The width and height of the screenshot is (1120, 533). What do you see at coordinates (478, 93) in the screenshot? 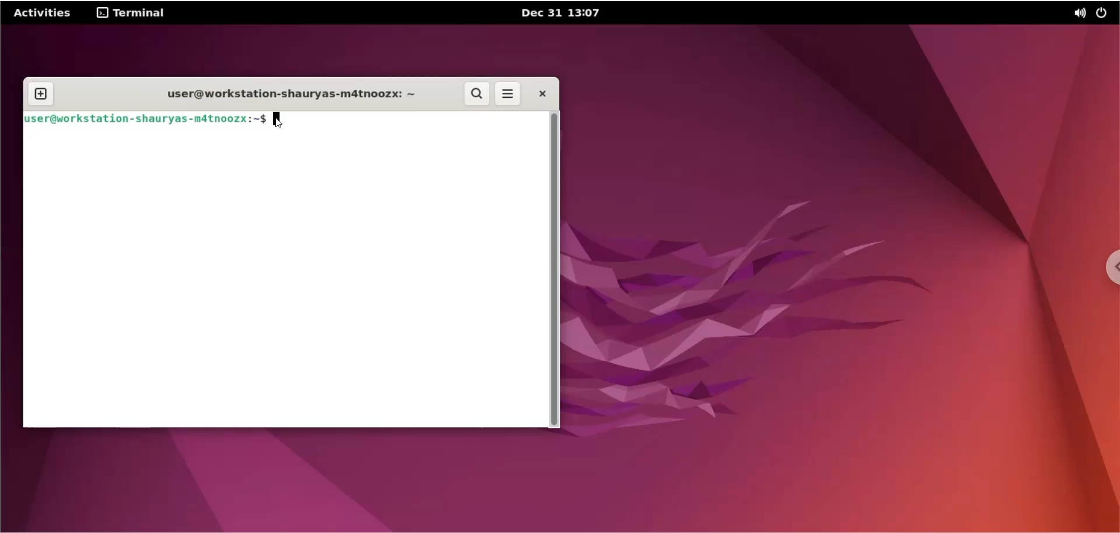
I see `search` at bounding box center [478, 93].